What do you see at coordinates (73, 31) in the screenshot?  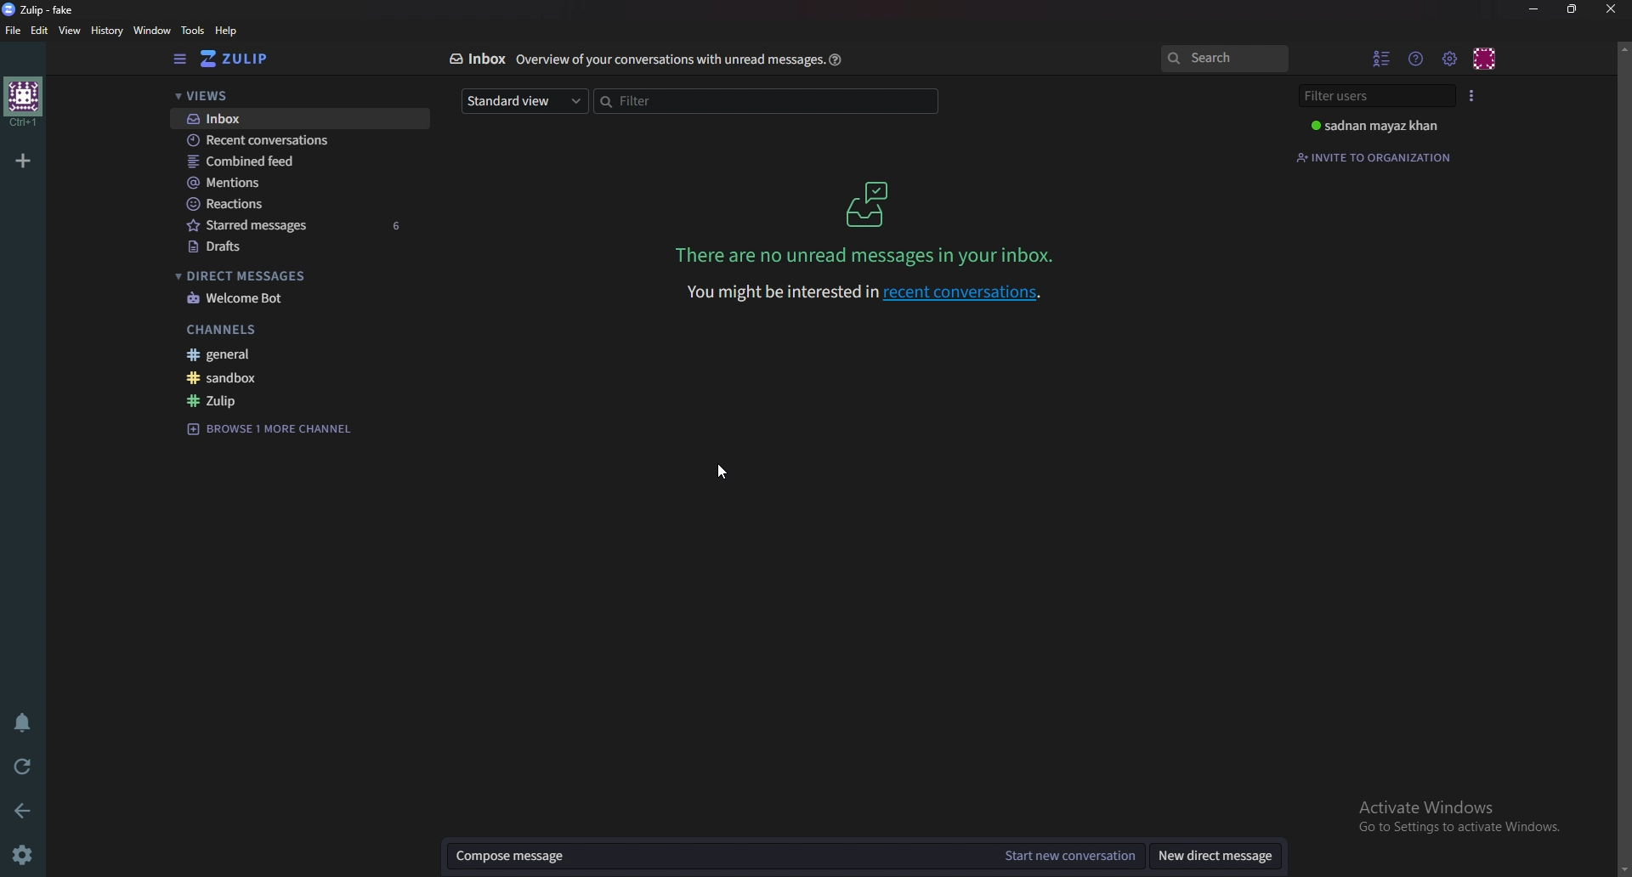 I see `view` at bounding box center [73, 31].